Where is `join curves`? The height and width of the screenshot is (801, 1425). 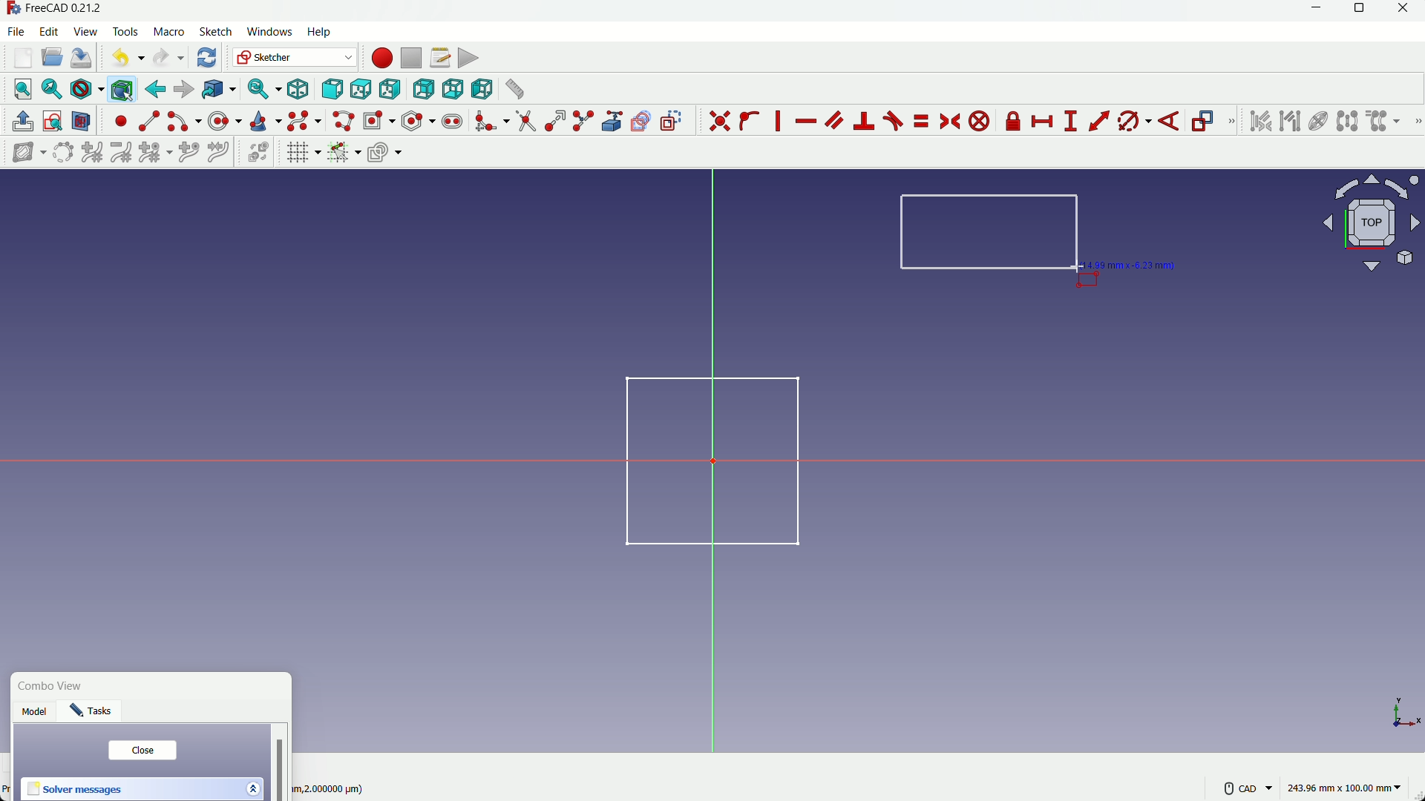
join curves is located at coordinates (222, 151).